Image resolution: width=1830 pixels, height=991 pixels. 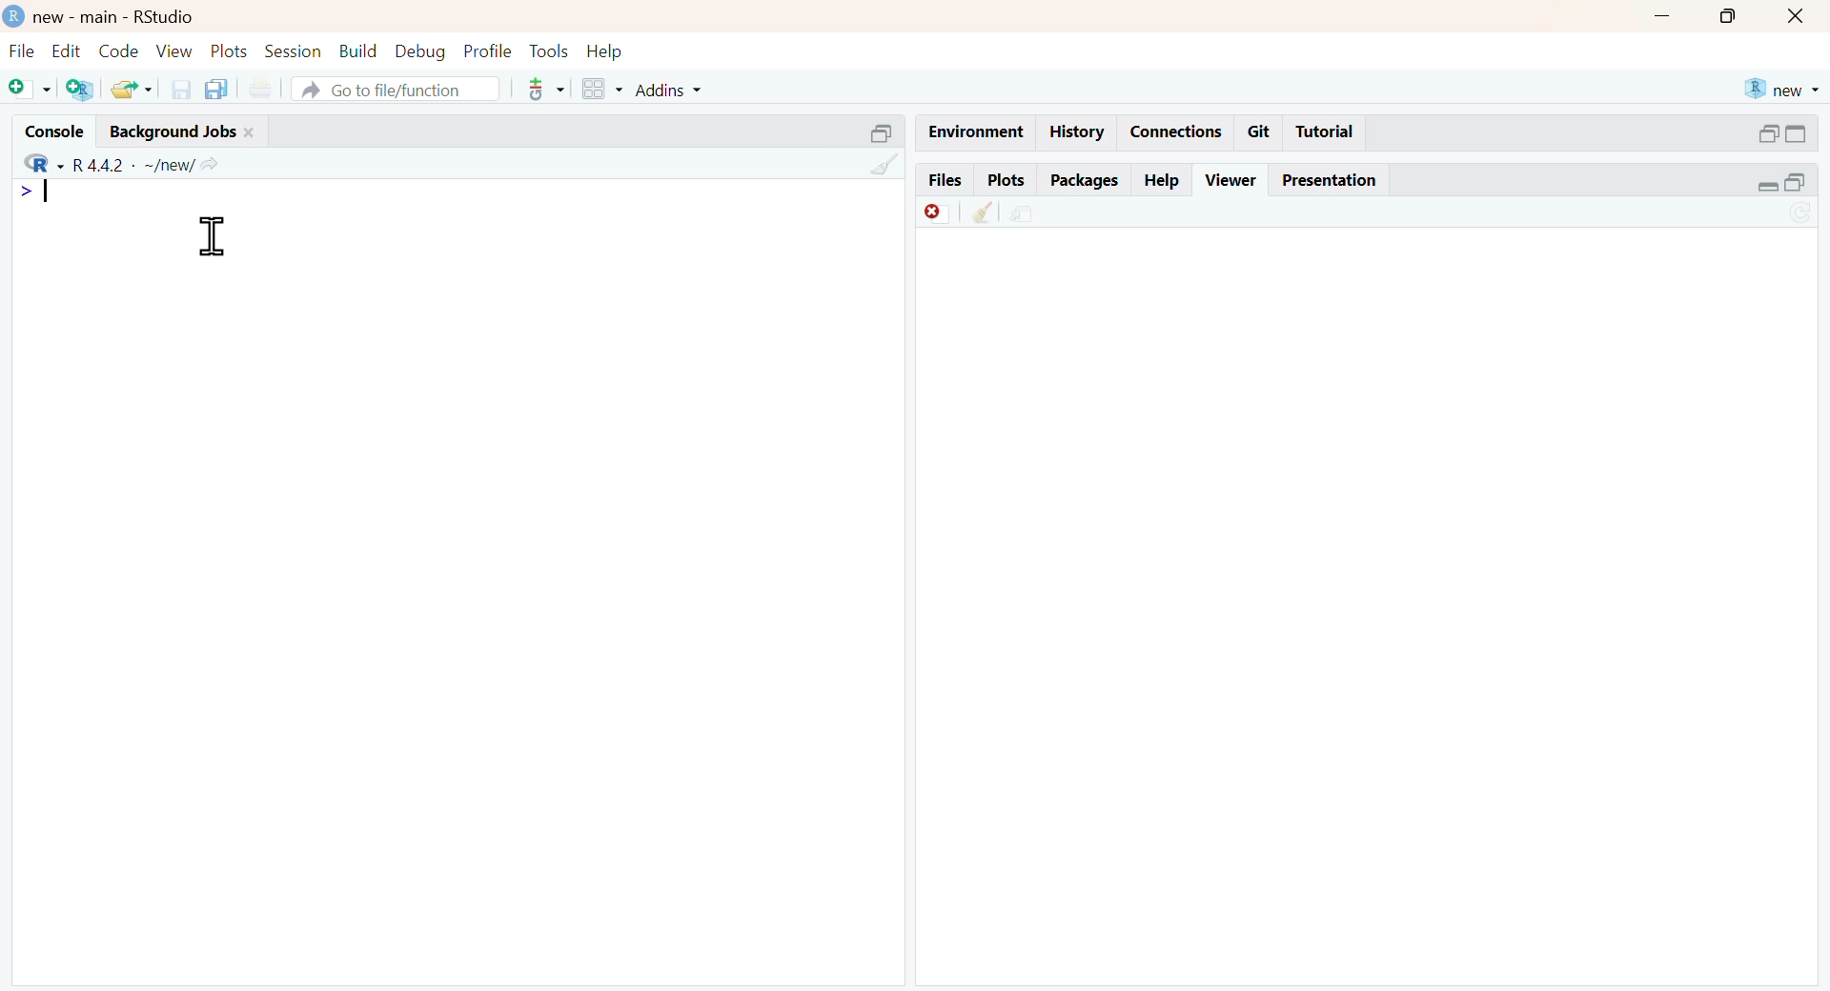 I want to click on logo, so click(x=15, y=16).